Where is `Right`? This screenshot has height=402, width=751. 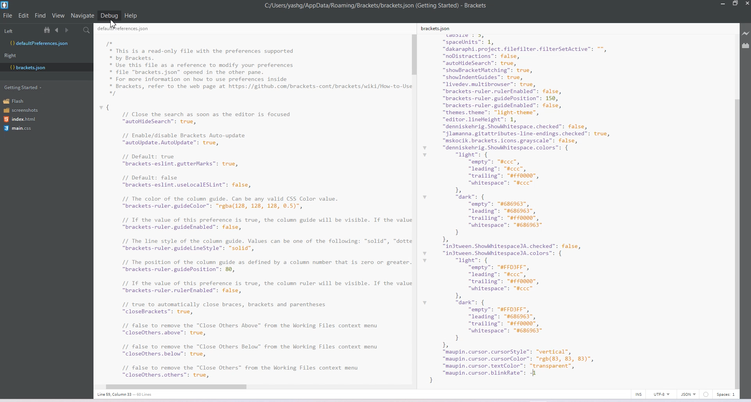
Right is located at coordinates (10, 56).